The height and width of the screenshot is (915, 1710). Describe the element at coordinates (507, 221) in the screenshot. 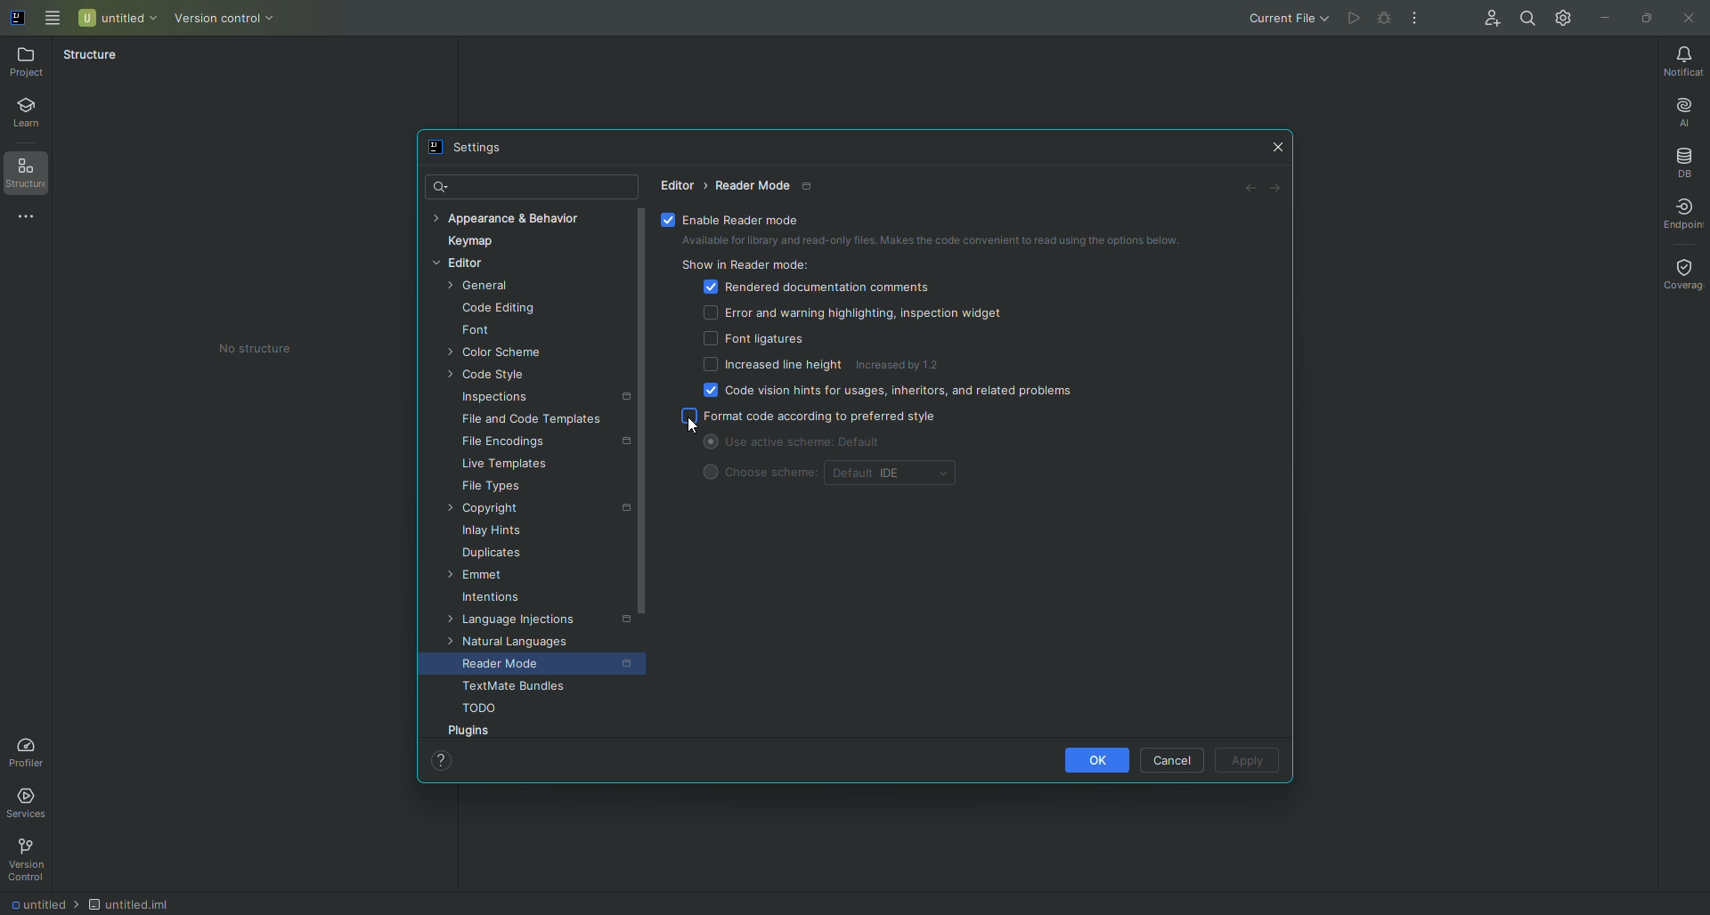

I see `Appearance and Behaviour` at that location.